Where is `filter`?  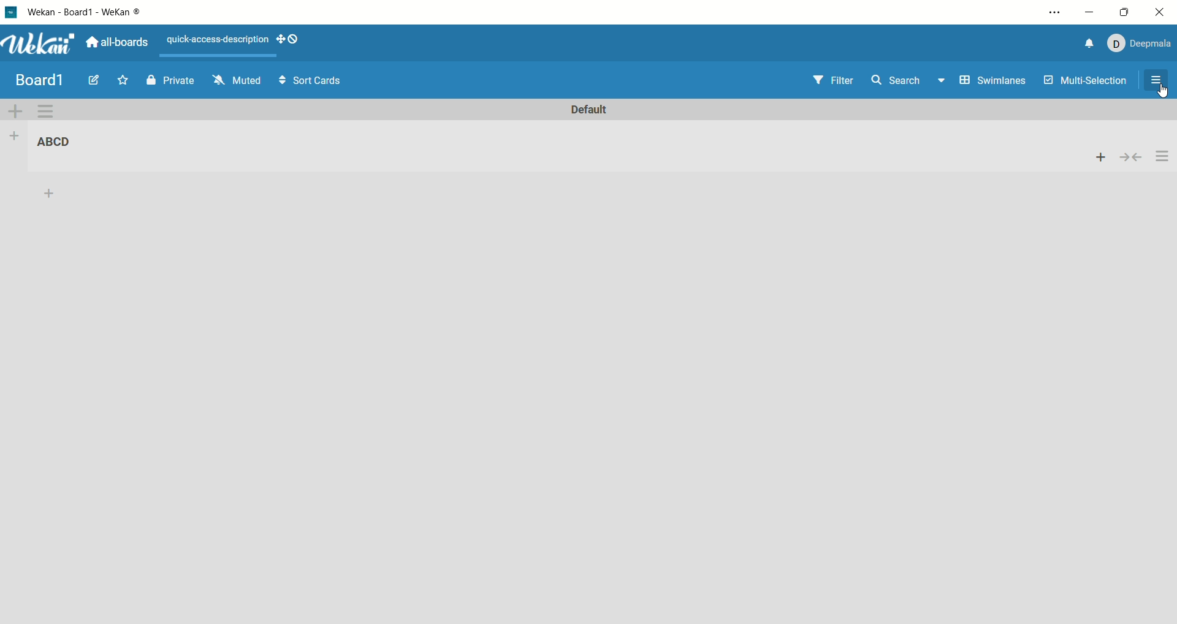 filter is located at coordinates (832, 79).